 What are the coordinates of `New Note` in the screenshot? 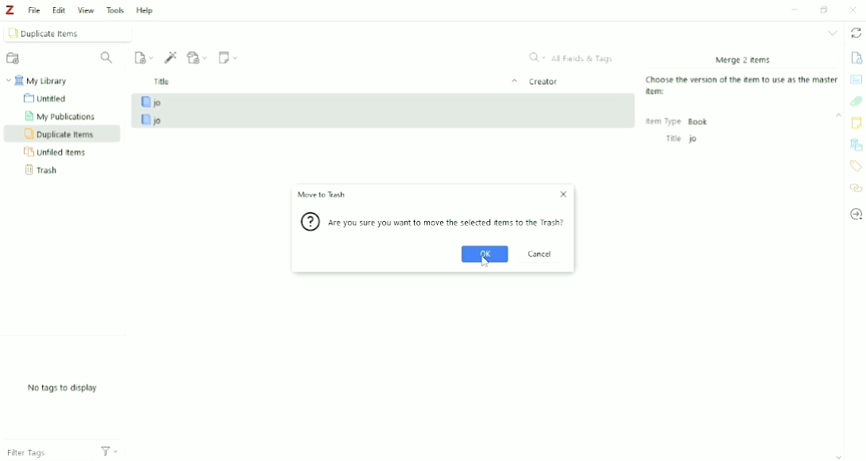 It's located at (230, 57).